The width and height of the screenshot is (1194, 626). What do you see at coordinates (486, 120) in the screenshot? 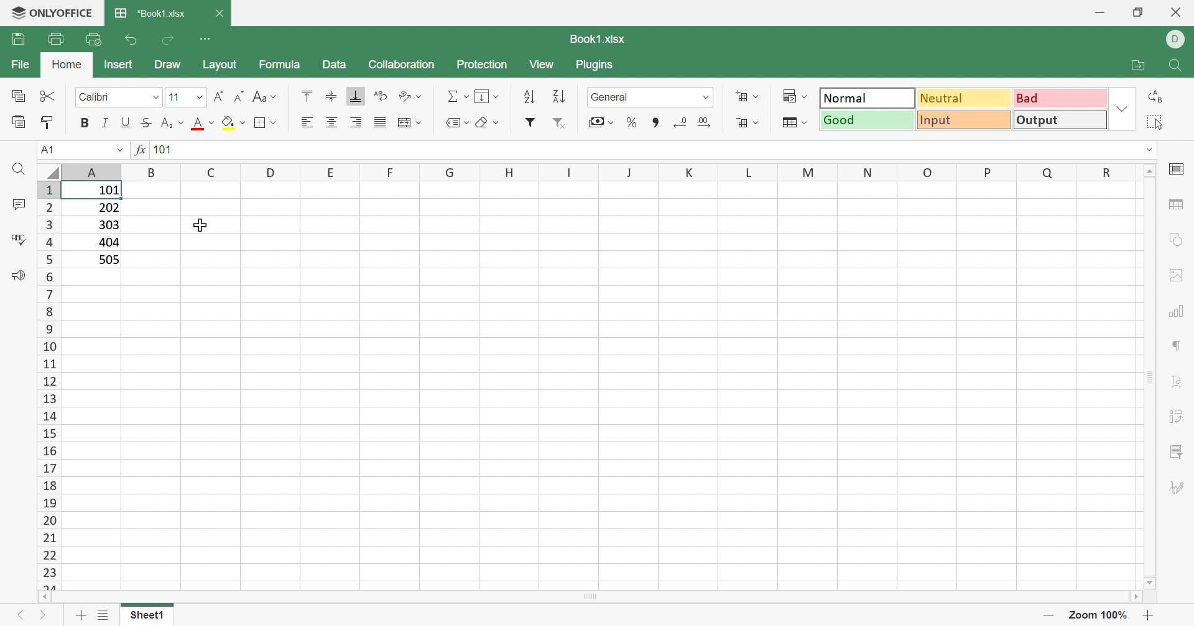
I see `Clear` at bounding box center [486, 120].